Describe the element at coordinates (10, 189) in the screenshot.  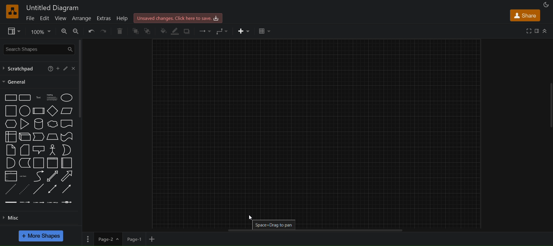
I see `dashed line` at that location.